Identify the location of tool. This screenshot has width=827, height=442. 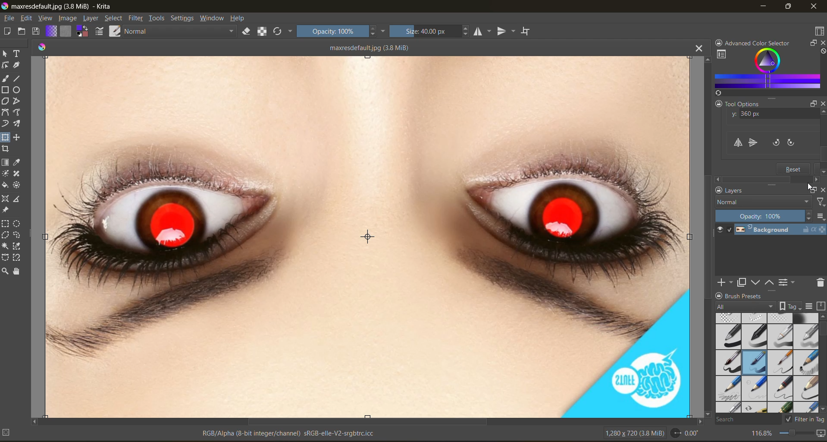
(18, 65).